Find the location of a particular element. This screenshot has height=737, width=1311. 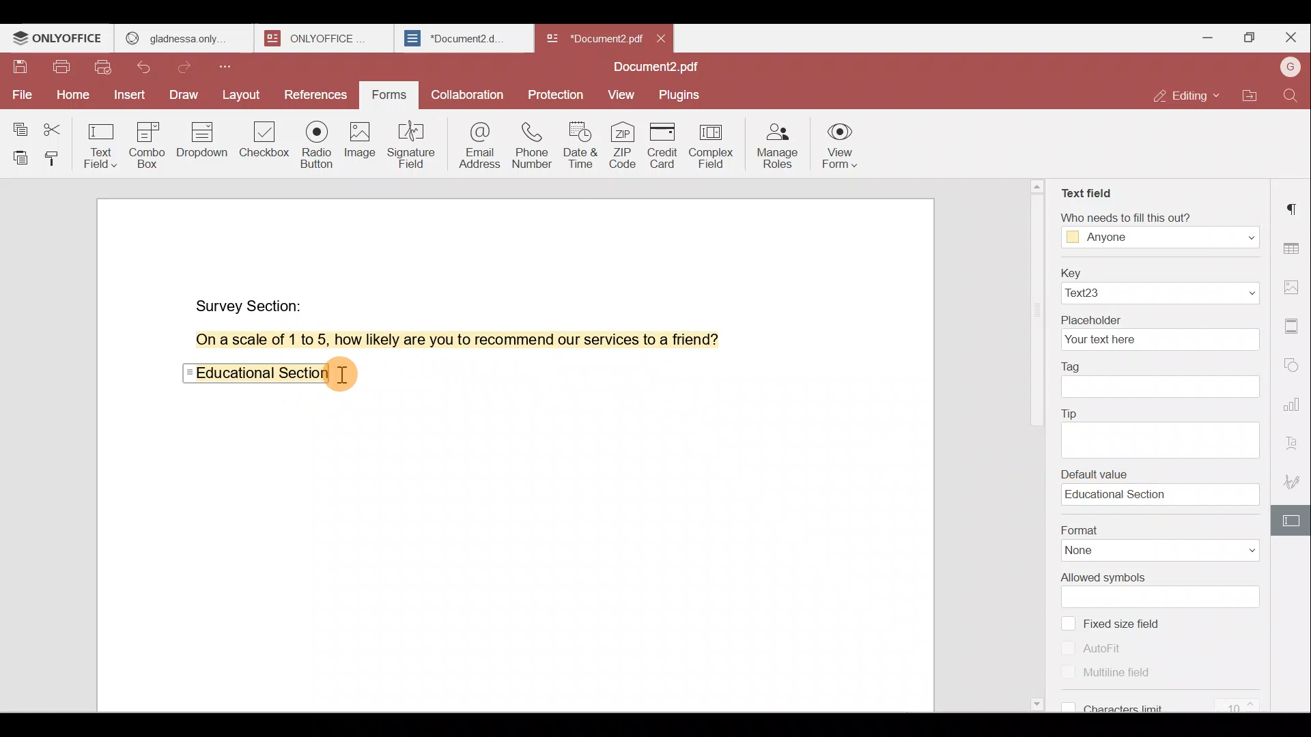

Forms is located at coordinates (391, 96).